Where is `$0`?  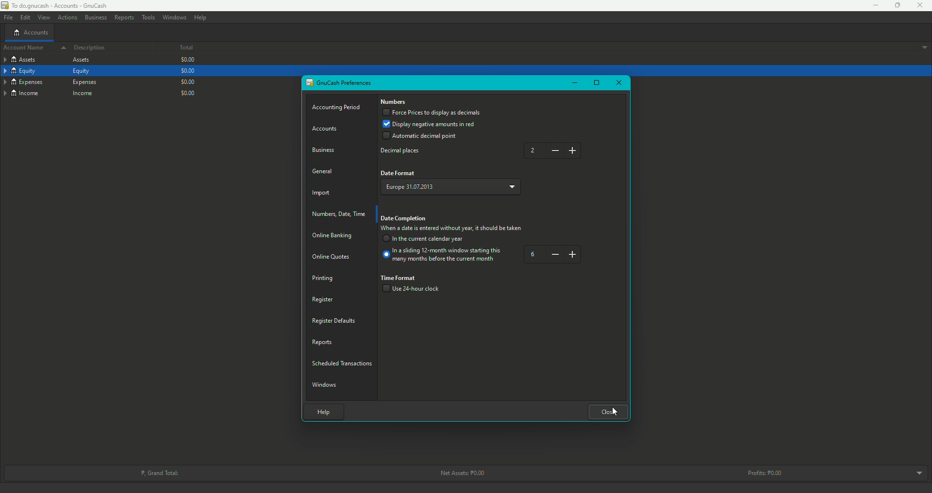
$0 is located at coordinates (187, 71).